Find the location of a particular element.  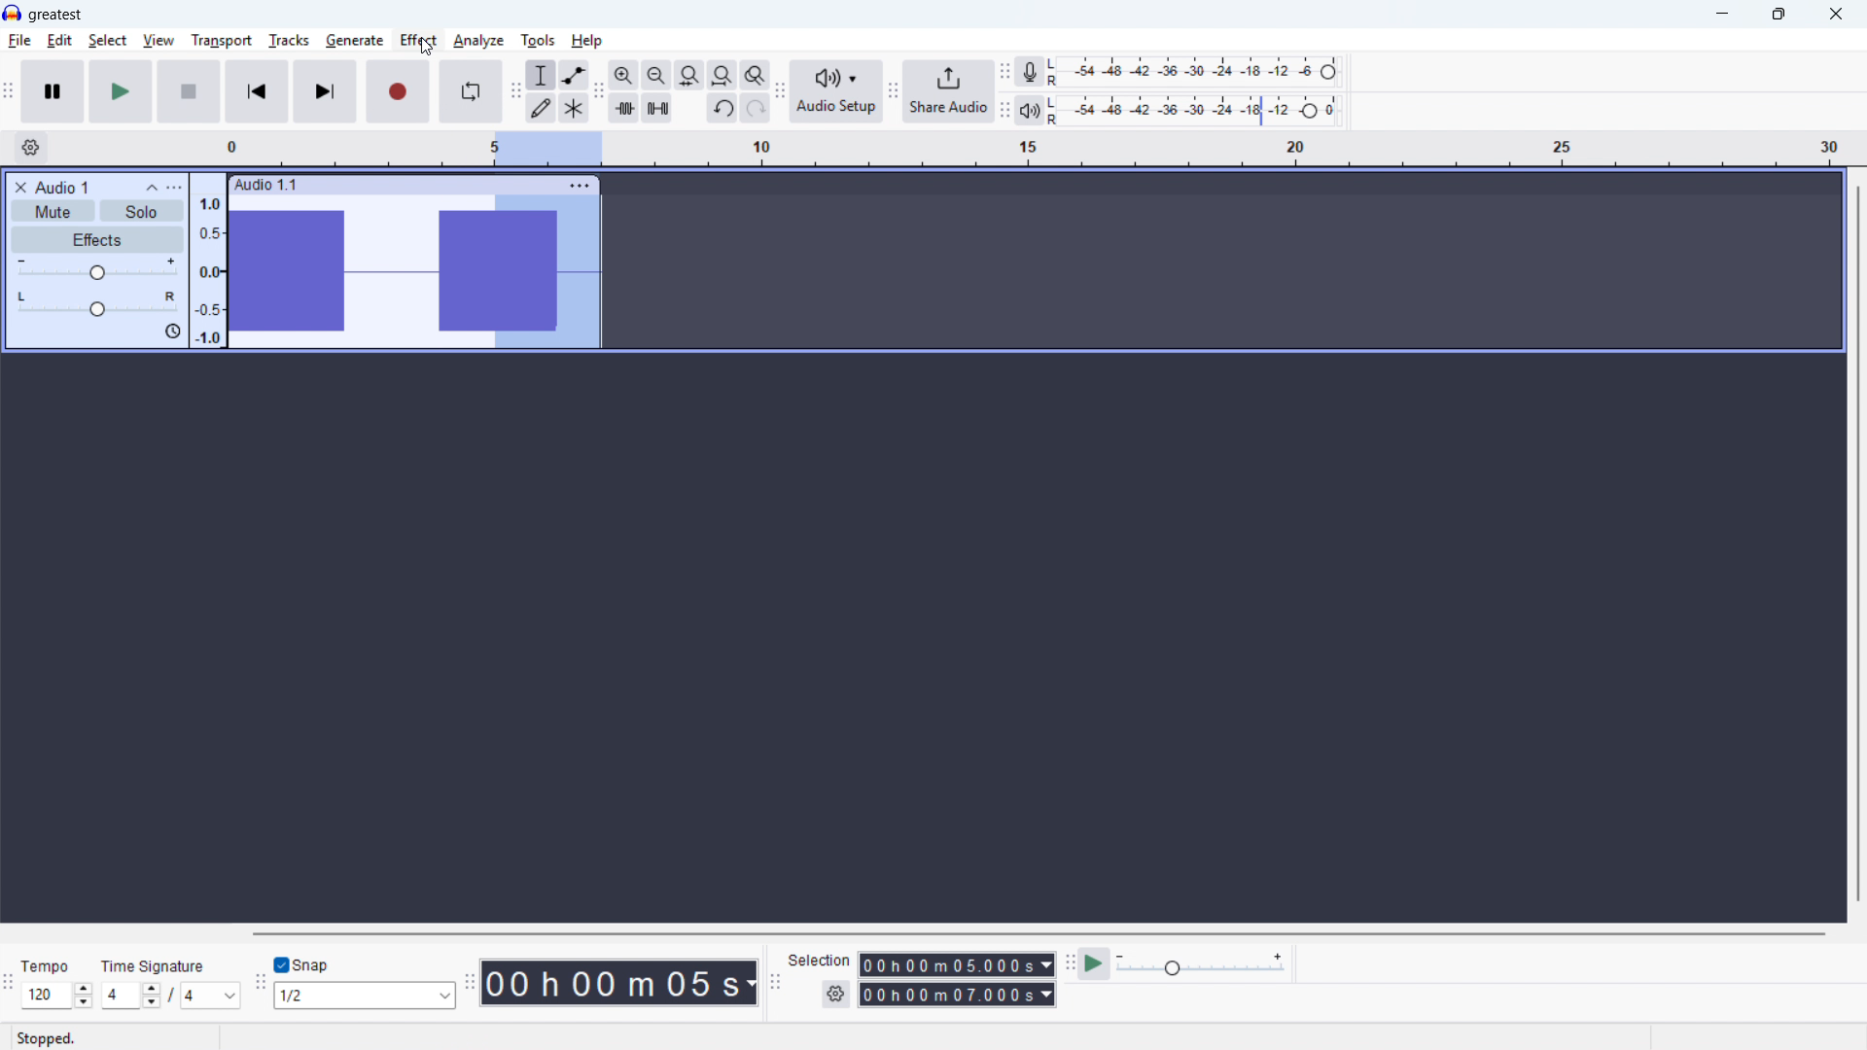

Play back speed  is located at coordinates (1204, 964).